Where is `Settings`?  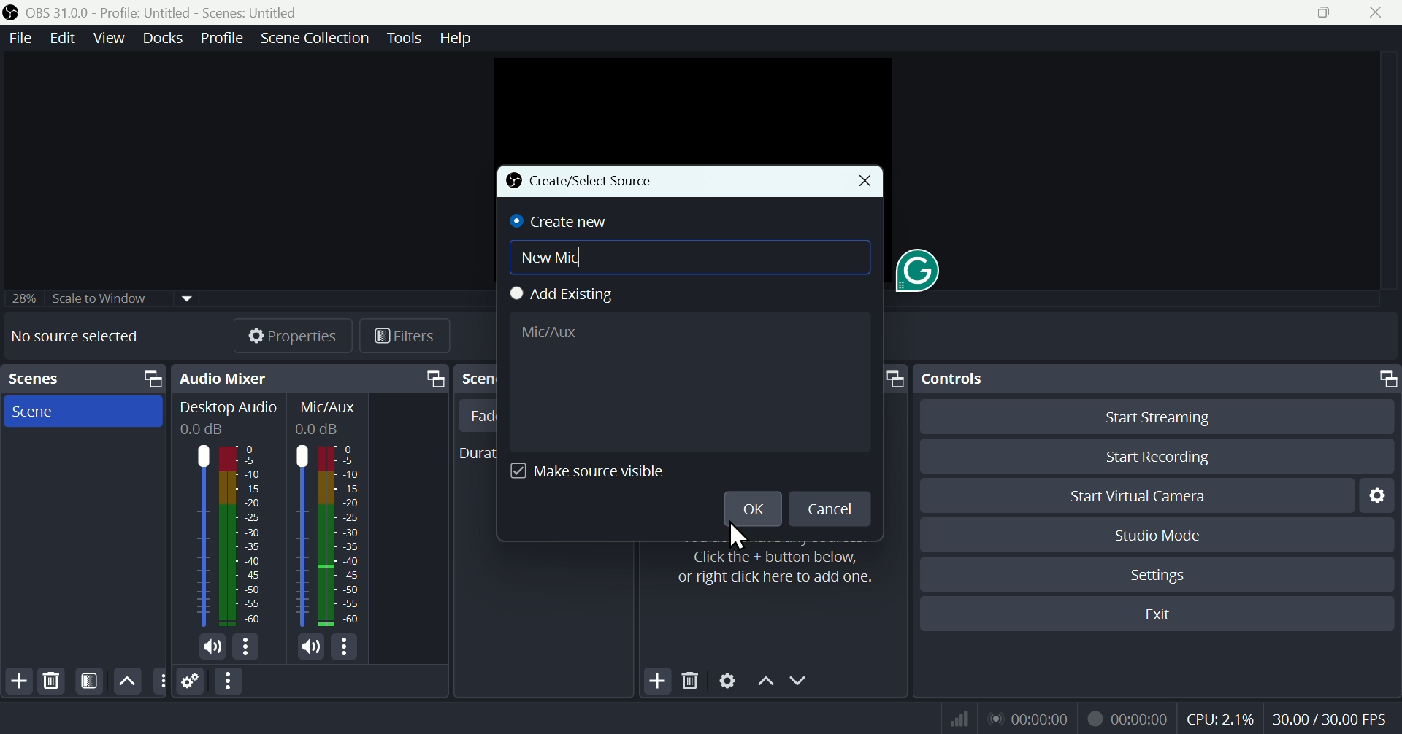 Settings is located at coordinates (1161, 575).